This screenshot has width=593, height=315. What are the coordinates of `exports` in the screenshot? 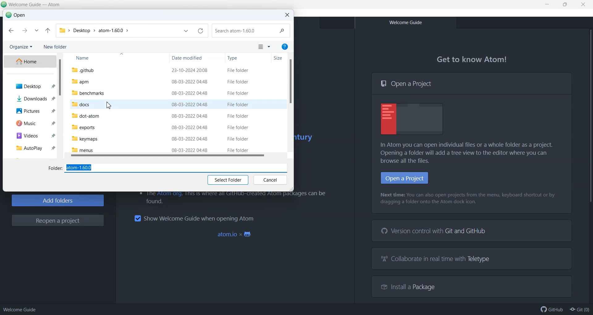 It's located at (83, 127).